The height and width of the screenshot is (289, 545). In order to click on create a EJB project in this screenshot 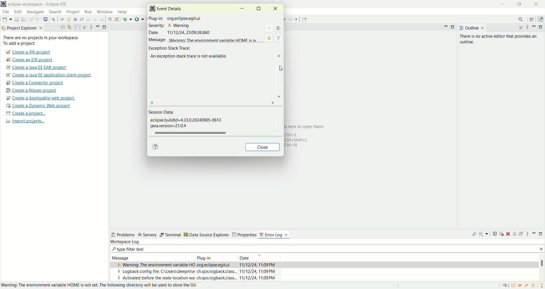, I will do `click(31, 60)`.